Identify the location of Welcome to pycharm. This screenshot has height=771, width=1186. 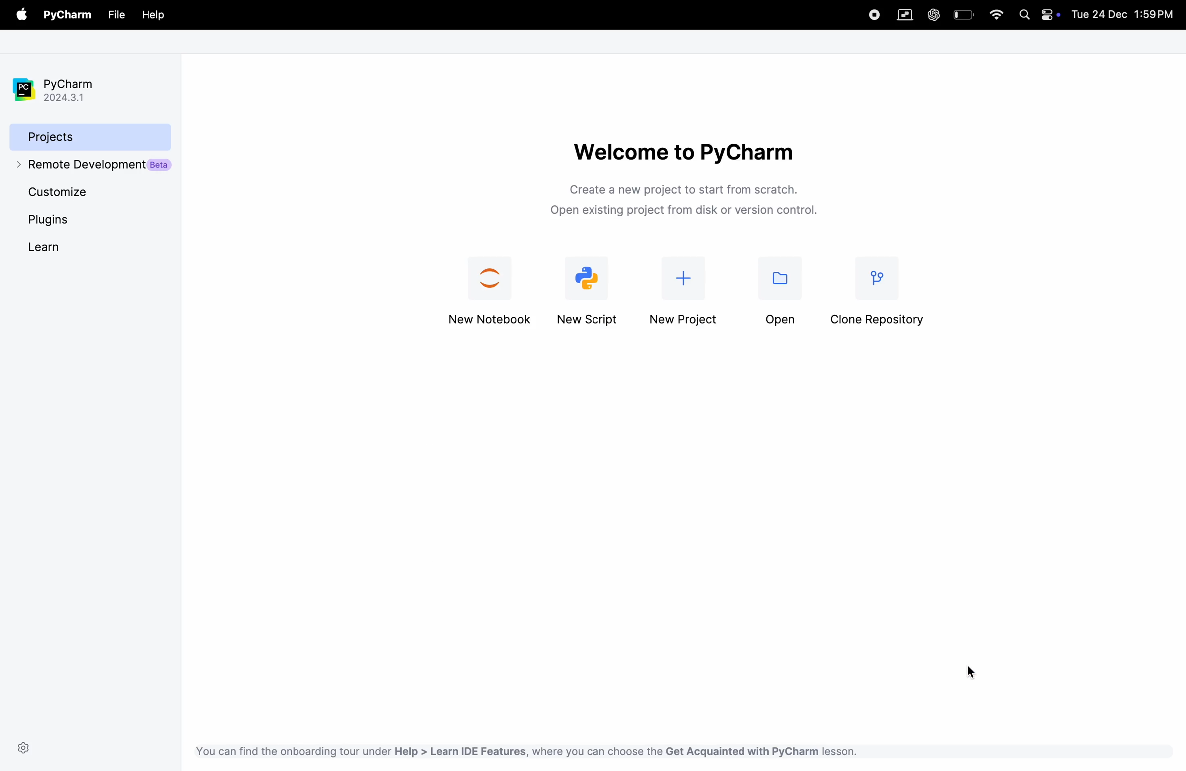
(689, 146).